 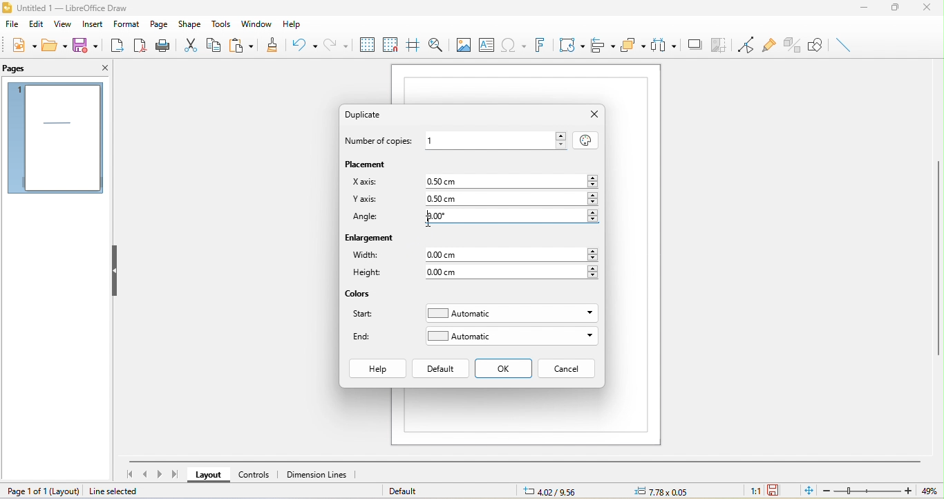 What do you see at coordinates (864, 10) in the screenshot?
I see `minimize` at bounding box center [864, 10].